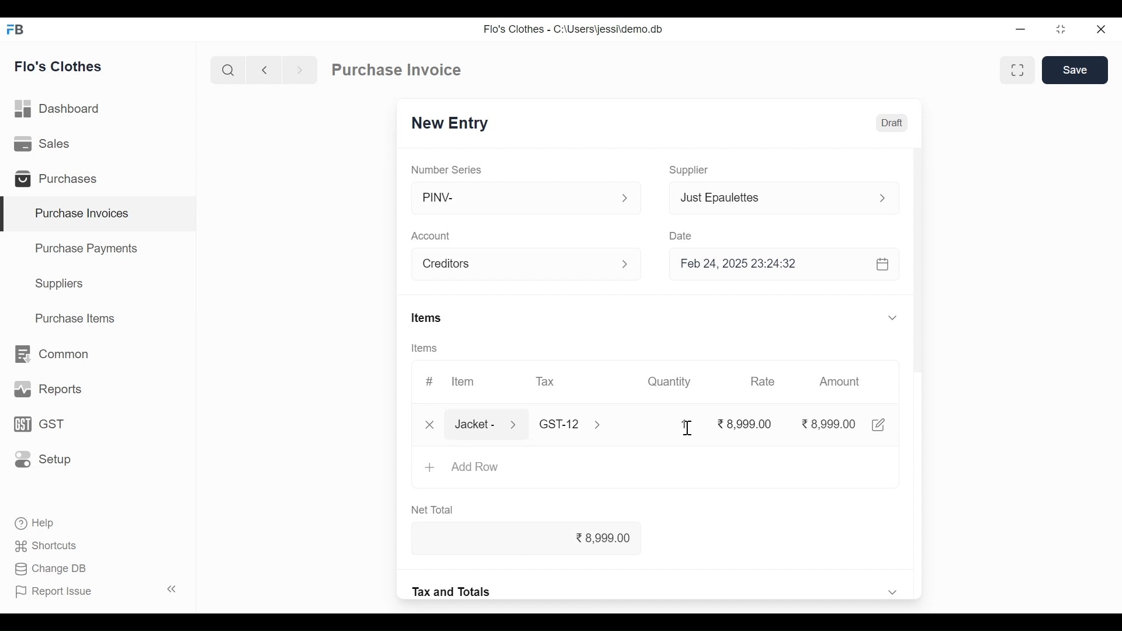 The width and height of the screenshot is (1122, 631). I want to click on New Entry, so click(451, 123).